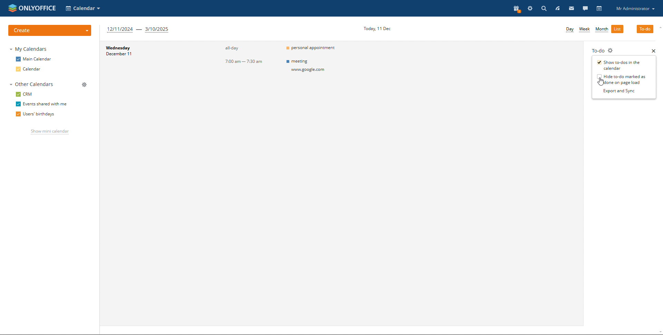  I want to click on next 3 months, so click(139, 30).